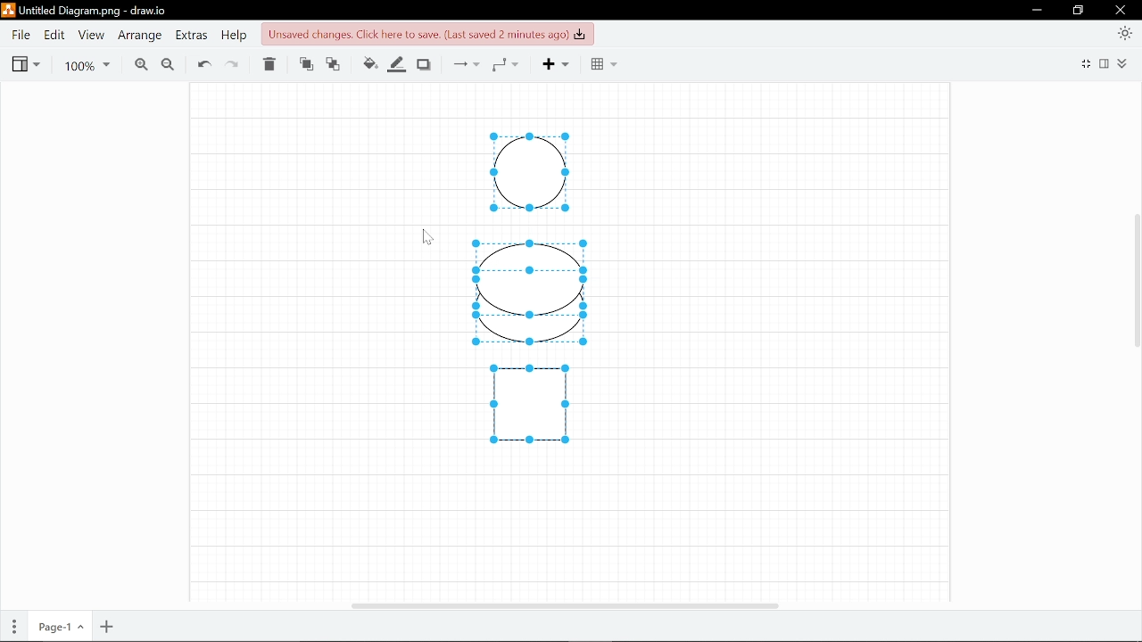  What do you see at coordinates (25, 62) in the screenshot?
I see `View` at bounding box center [25, 62].